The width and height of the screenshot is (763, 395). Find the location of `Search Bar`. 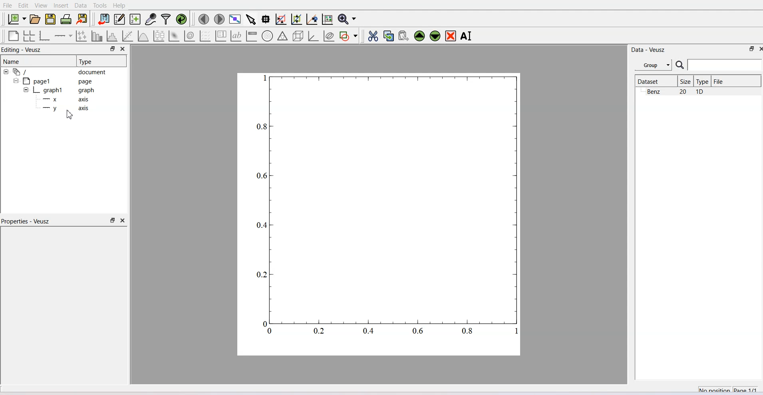

Search Bar is located at coordinates (719, 65).